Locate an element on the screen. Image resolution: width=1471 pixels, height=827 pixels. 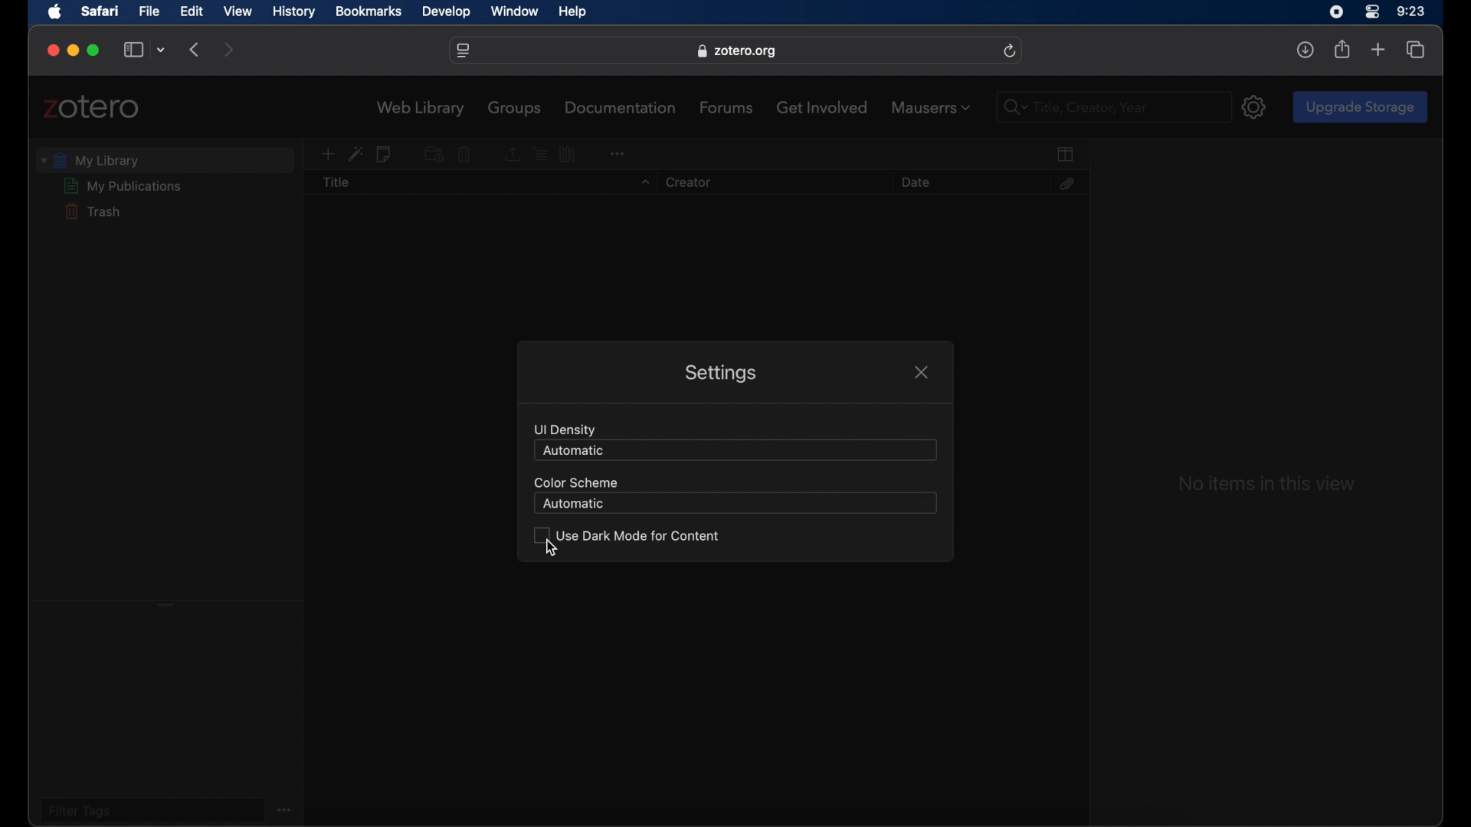
screen recorded is located at coordinates (1336, 11).